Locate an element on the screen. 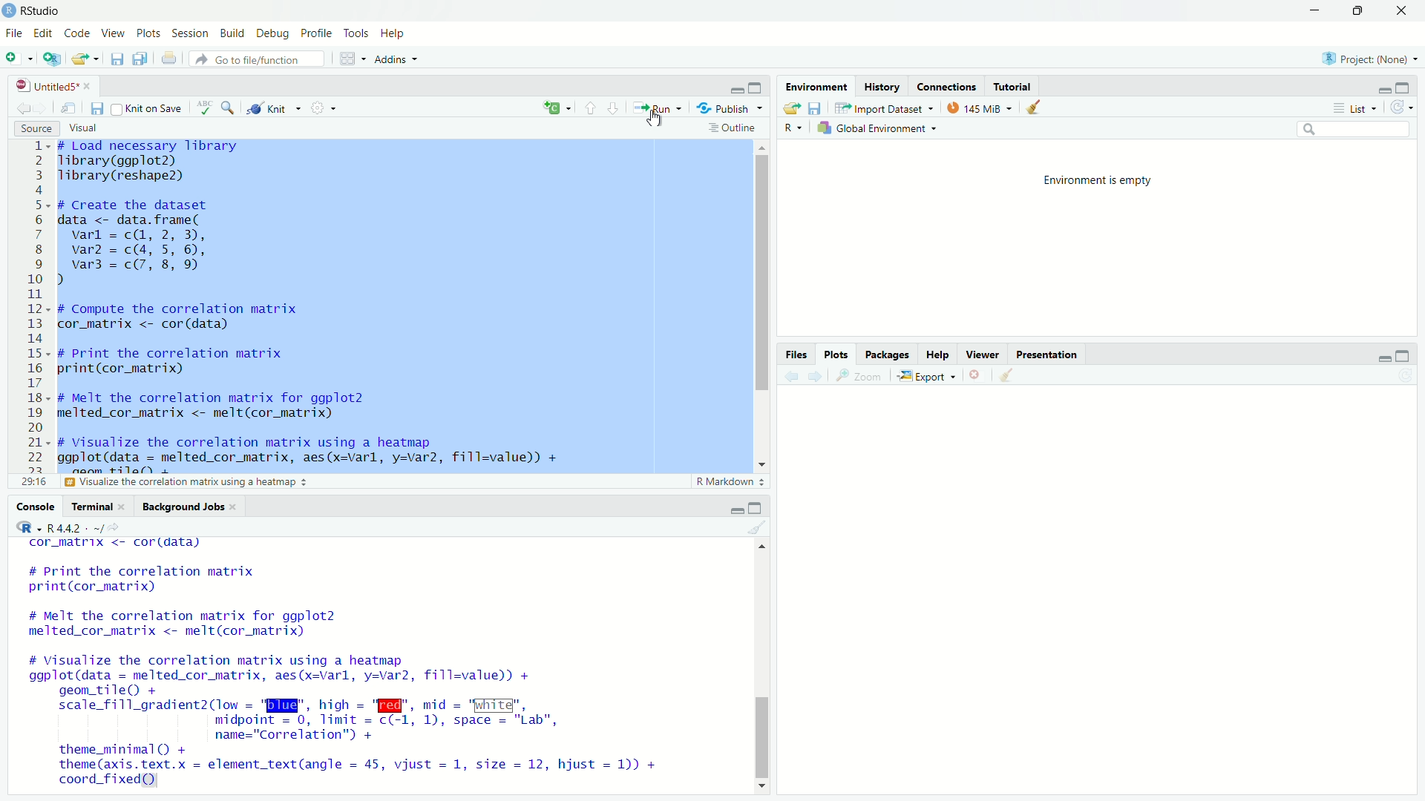 Image resolution: width=1425 pixels, height=801 pixels. memory usage is located at coordinates (978, 108).